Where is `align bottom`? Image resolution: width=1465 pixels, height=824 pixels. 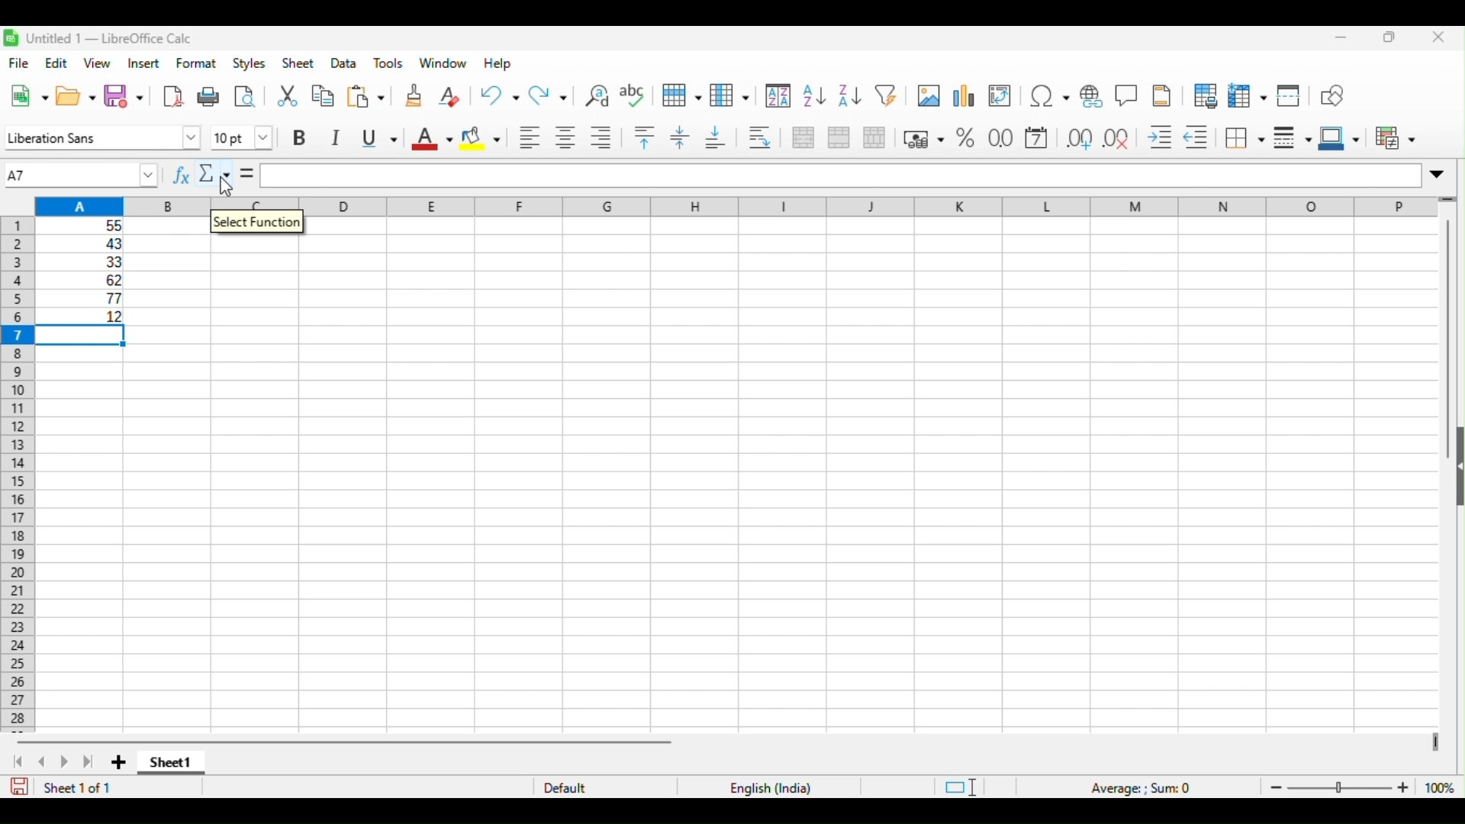
align bottom is located at coordinates (715, 137).